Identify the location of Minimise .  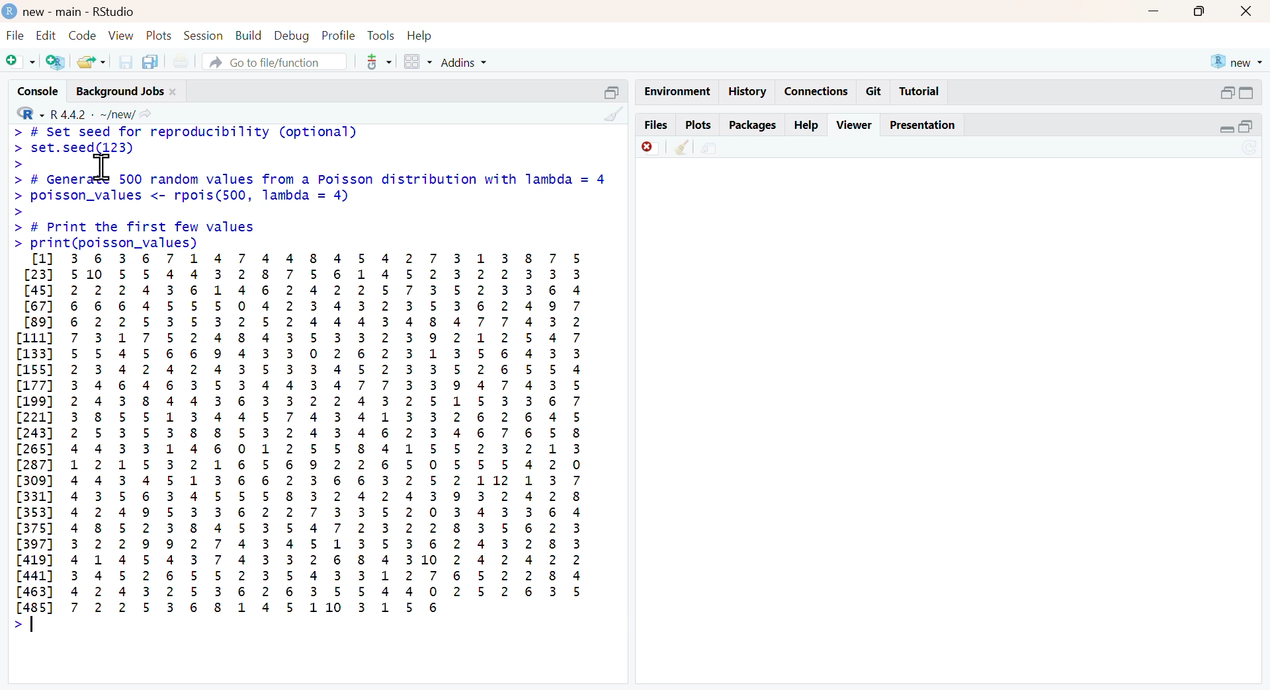
(1156, 11).